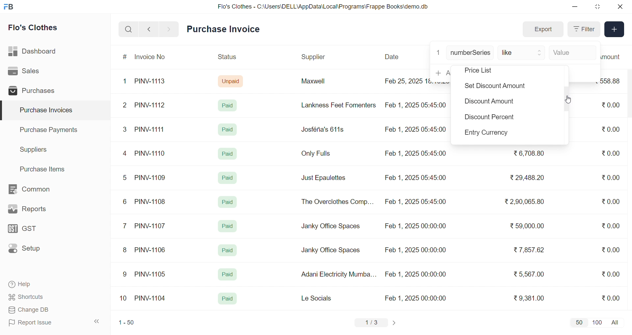 This screenshot has height=335, width=632. Describe the element at coordinates (149, 29) in the screenshot. I see `navigate backward` at that location.